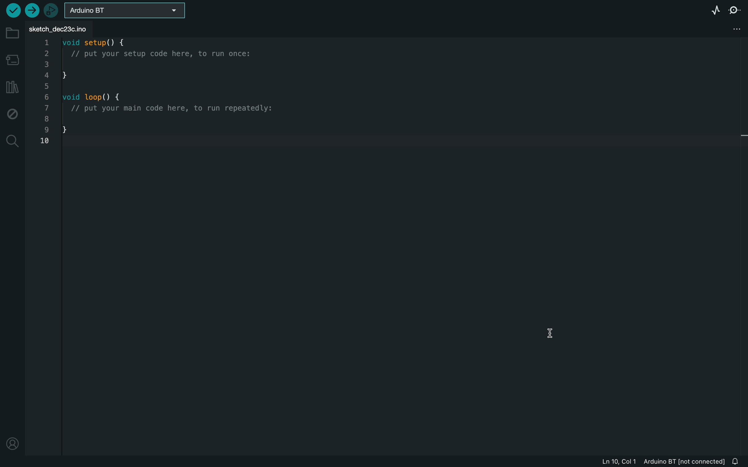  I want to click on upload, so click(32, 11).